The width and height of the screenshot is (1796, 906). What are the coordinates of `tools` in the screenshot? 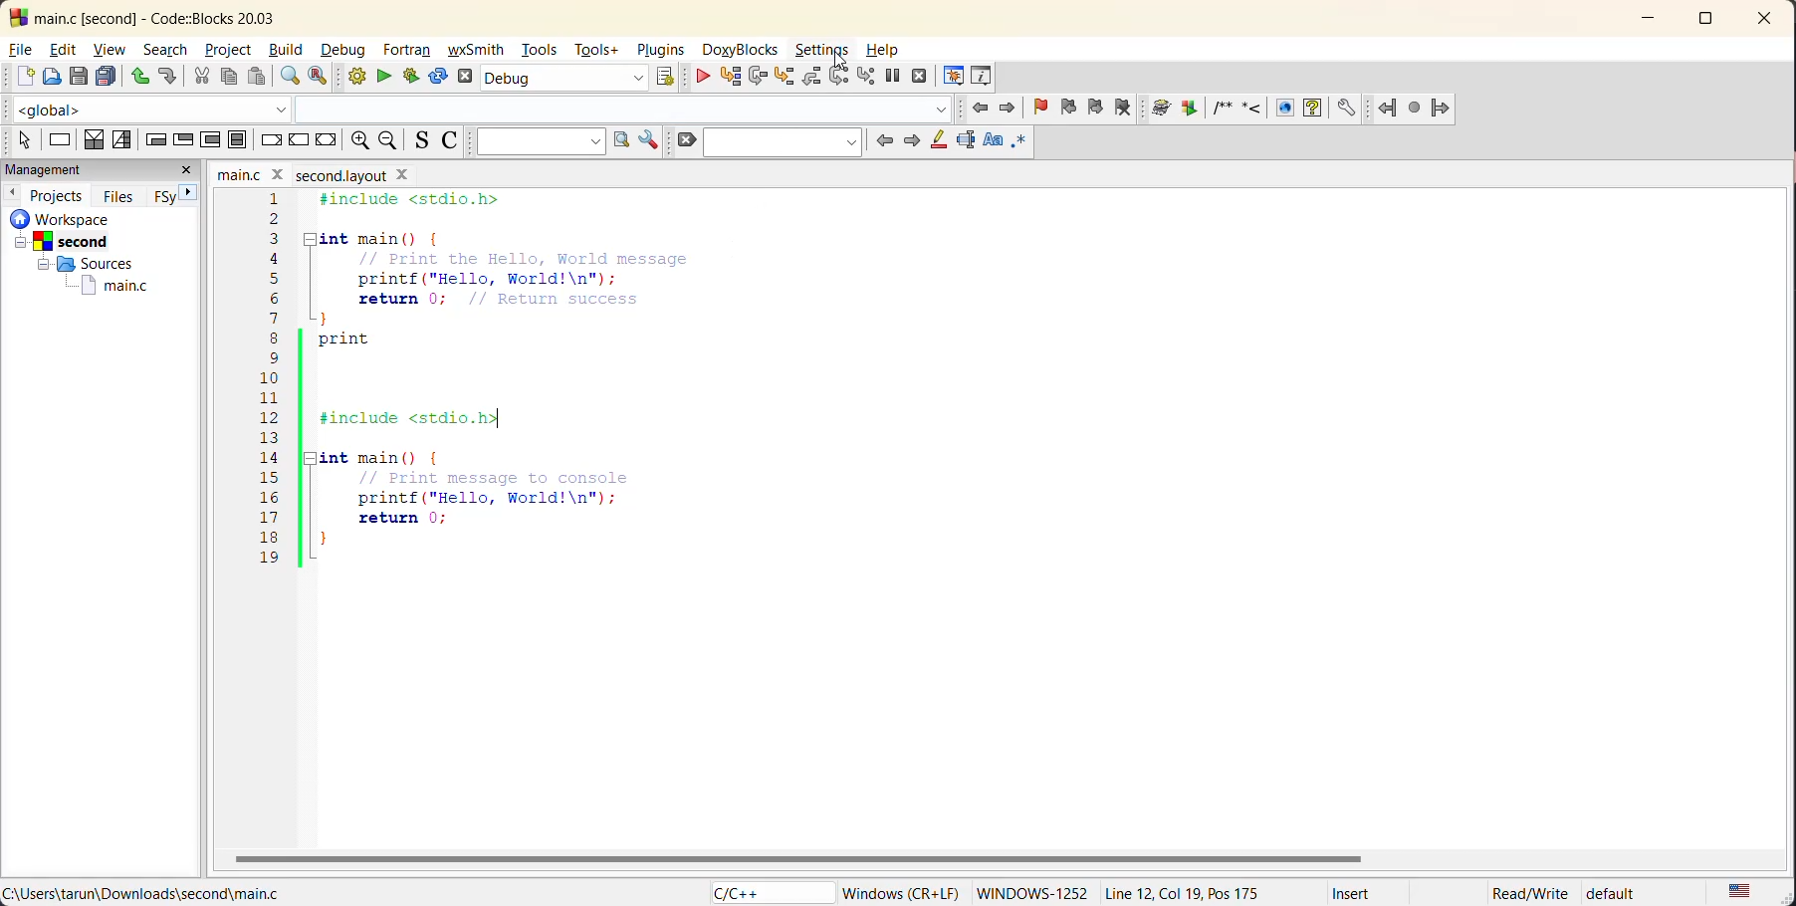 It's located at (539, 49).